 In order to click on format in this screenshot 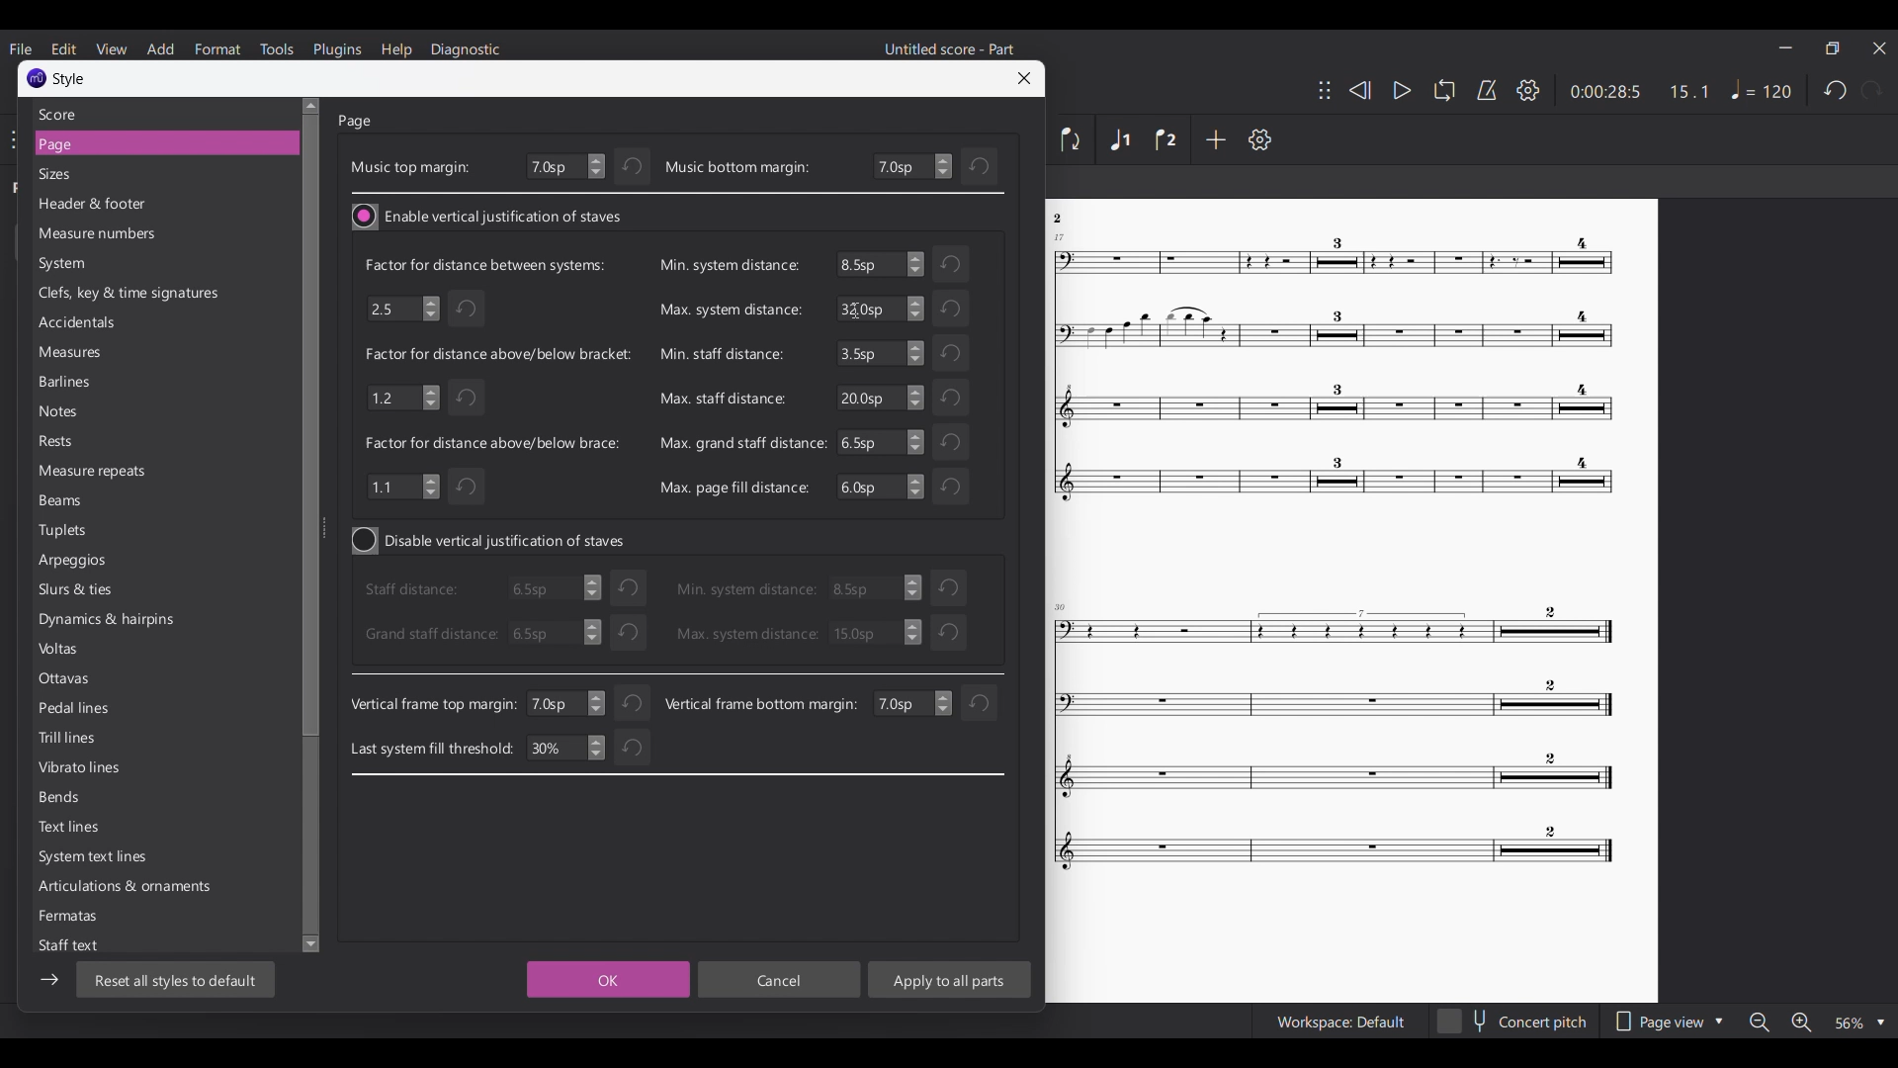, I will do `click(218, 48)`.